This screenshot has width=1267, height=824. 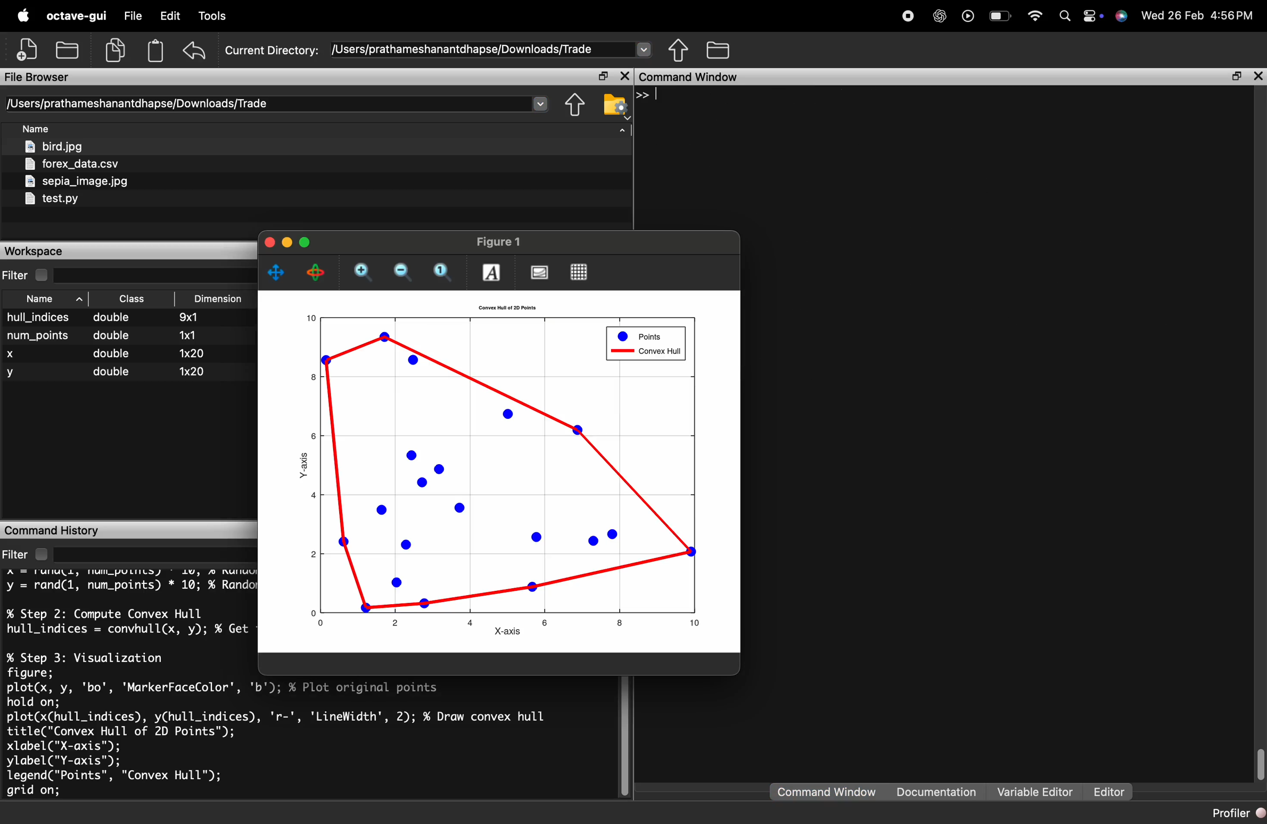 I want to click on share, so click(x=679, y=51).